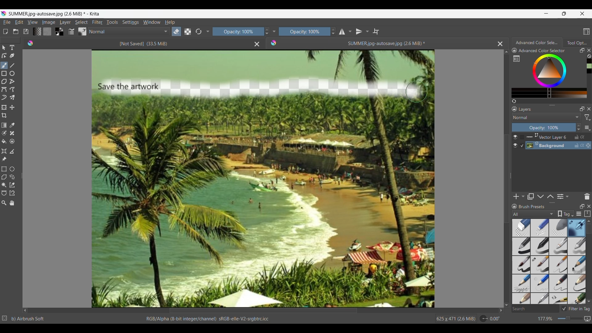 Image resolution: width=592 pixels, height=333 pixels. Describe the element at coordinates (515, 207) in the screenshot. I see `Lock Brush Presets panel` at that location.